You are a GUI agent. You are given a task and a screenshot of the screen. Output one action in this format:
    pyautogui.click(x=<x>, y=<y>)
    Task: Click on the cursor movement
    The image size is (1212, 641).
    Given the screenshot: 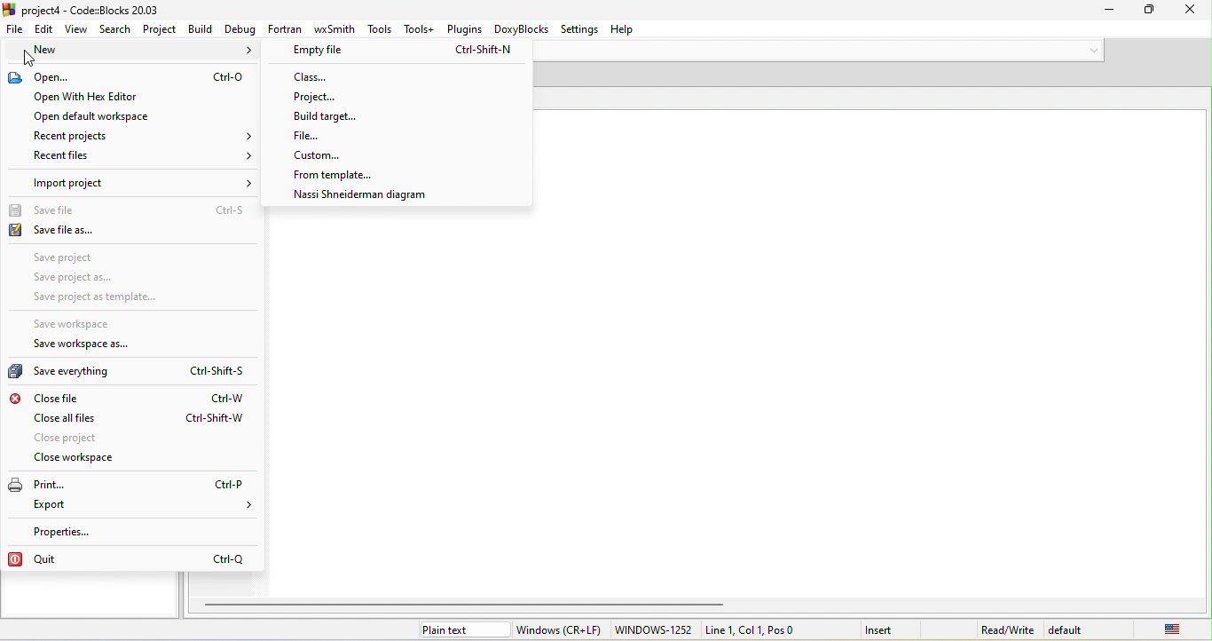 What is the action you would take?
    pyautogui.click(x=27, y=59)
    